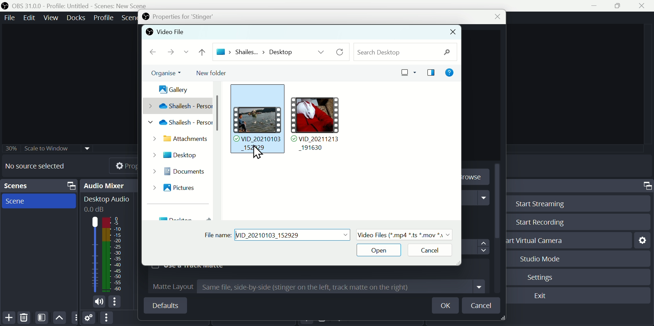 The height and width of the screenshot is (326, 654). Describe the element at coordinates (77, 5) in the screenshot. I see `OBS 31.0.0 - Profile: untitled scenes: new scene` at that location.